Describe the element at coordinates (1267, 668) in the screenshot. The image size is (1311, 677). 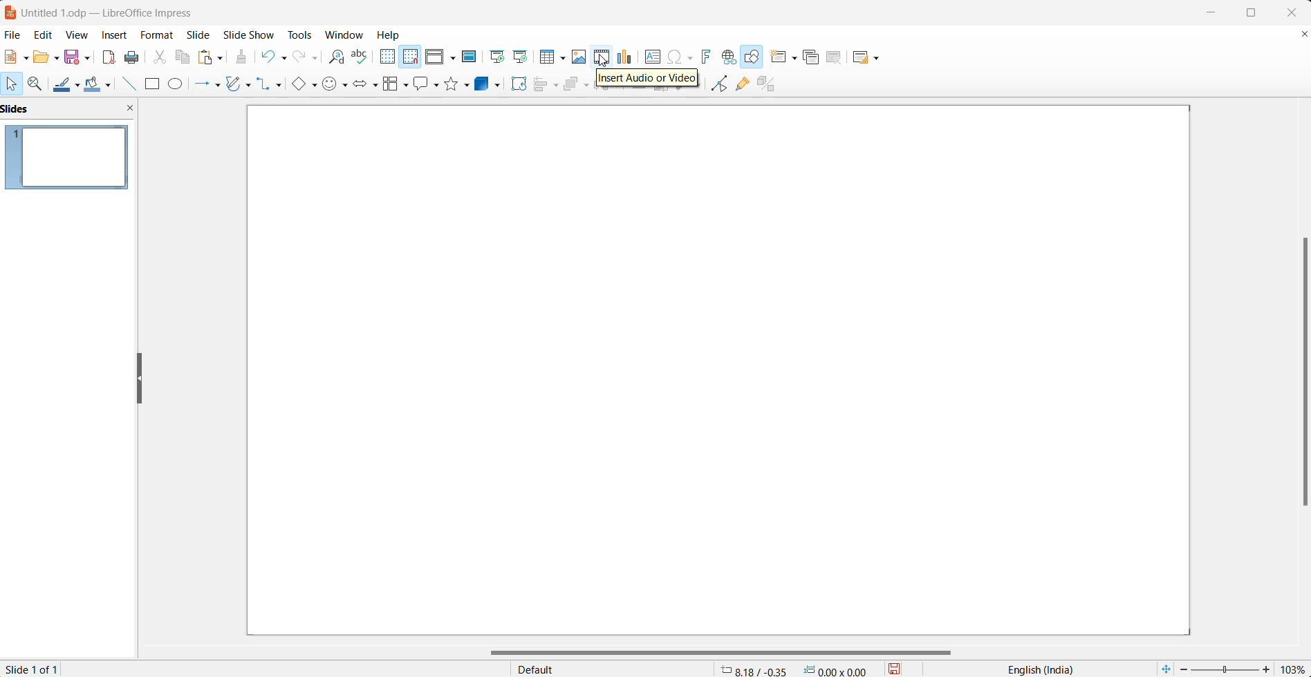
I see `increase zoom` at that location.